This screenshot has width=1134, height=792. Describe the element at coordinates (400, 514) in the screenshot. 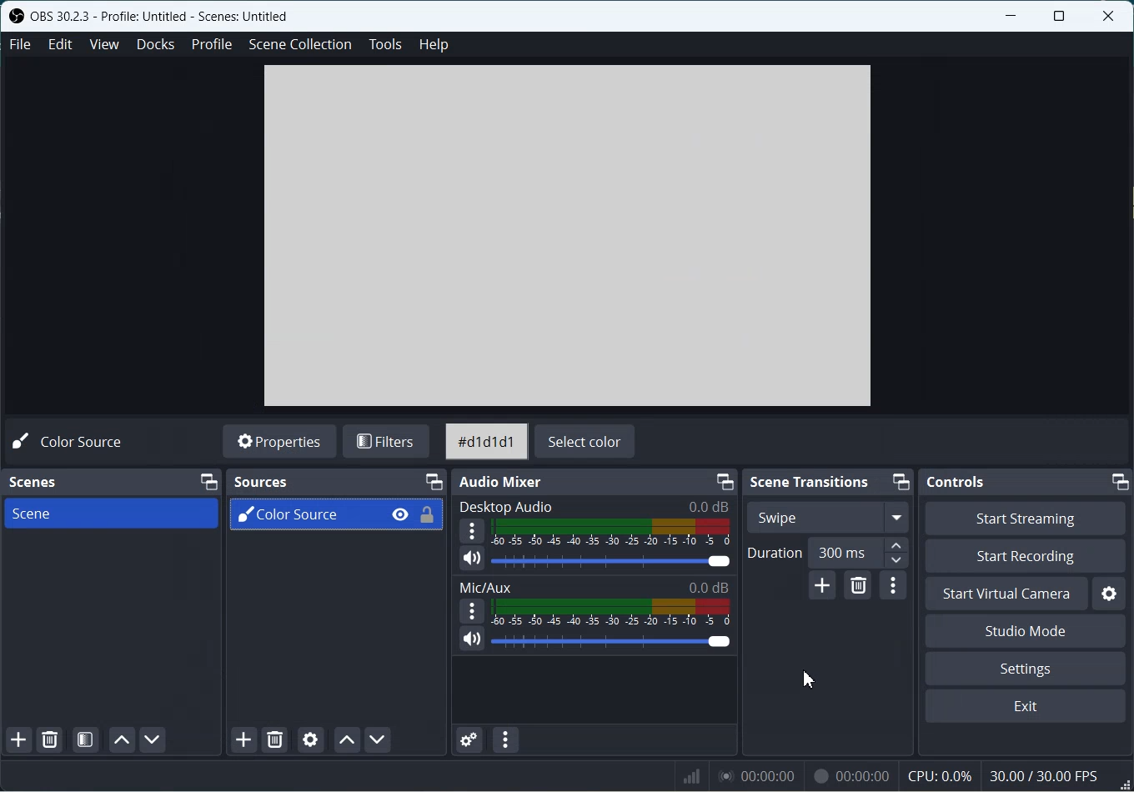

I see `Eye` at that location.